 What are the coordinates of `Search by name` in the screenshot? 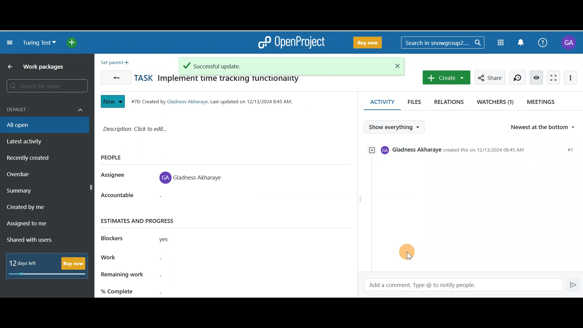 It's located at (46, 86).